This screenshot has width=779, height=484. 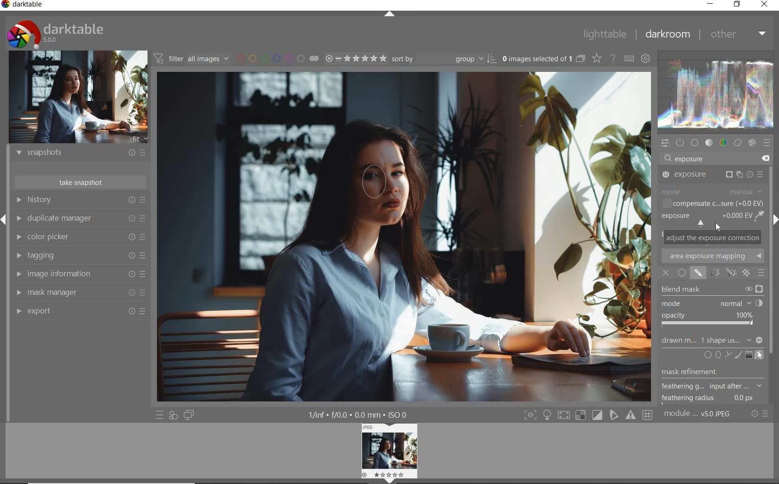 What do you see at coordinates (759, 355) in the screenshot?
I see `SHOW AND EDIT MASK ELEMNTS` at bounding box center [759, 355].